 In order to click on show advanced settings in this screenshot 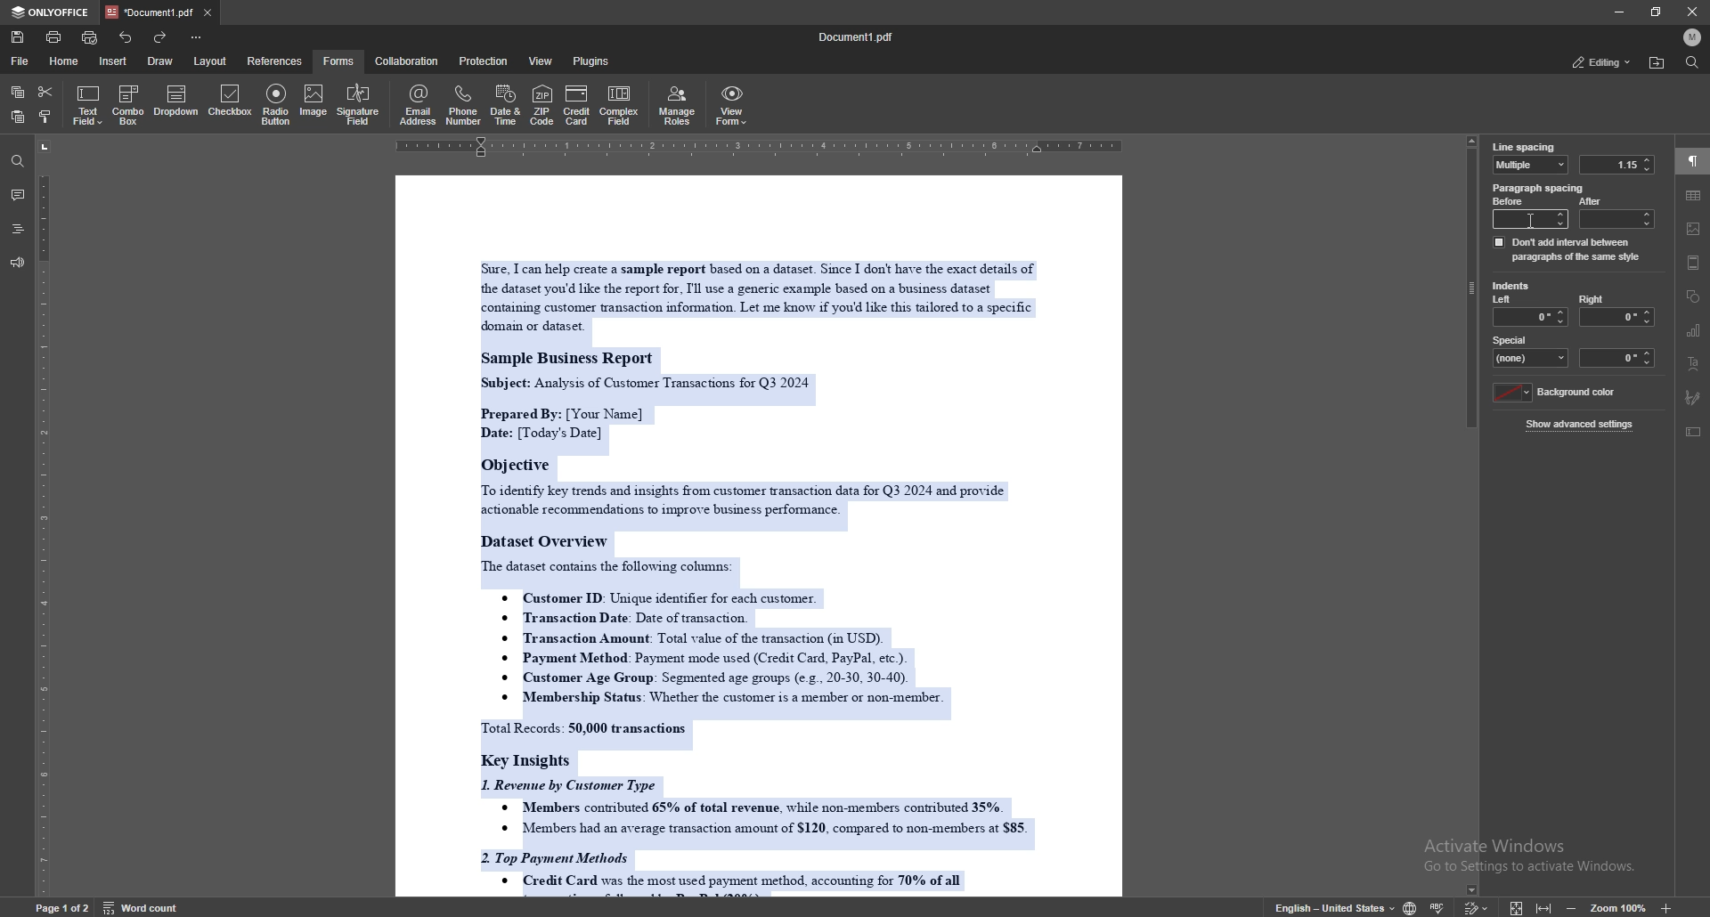, I will do `click(1582, 424)`.